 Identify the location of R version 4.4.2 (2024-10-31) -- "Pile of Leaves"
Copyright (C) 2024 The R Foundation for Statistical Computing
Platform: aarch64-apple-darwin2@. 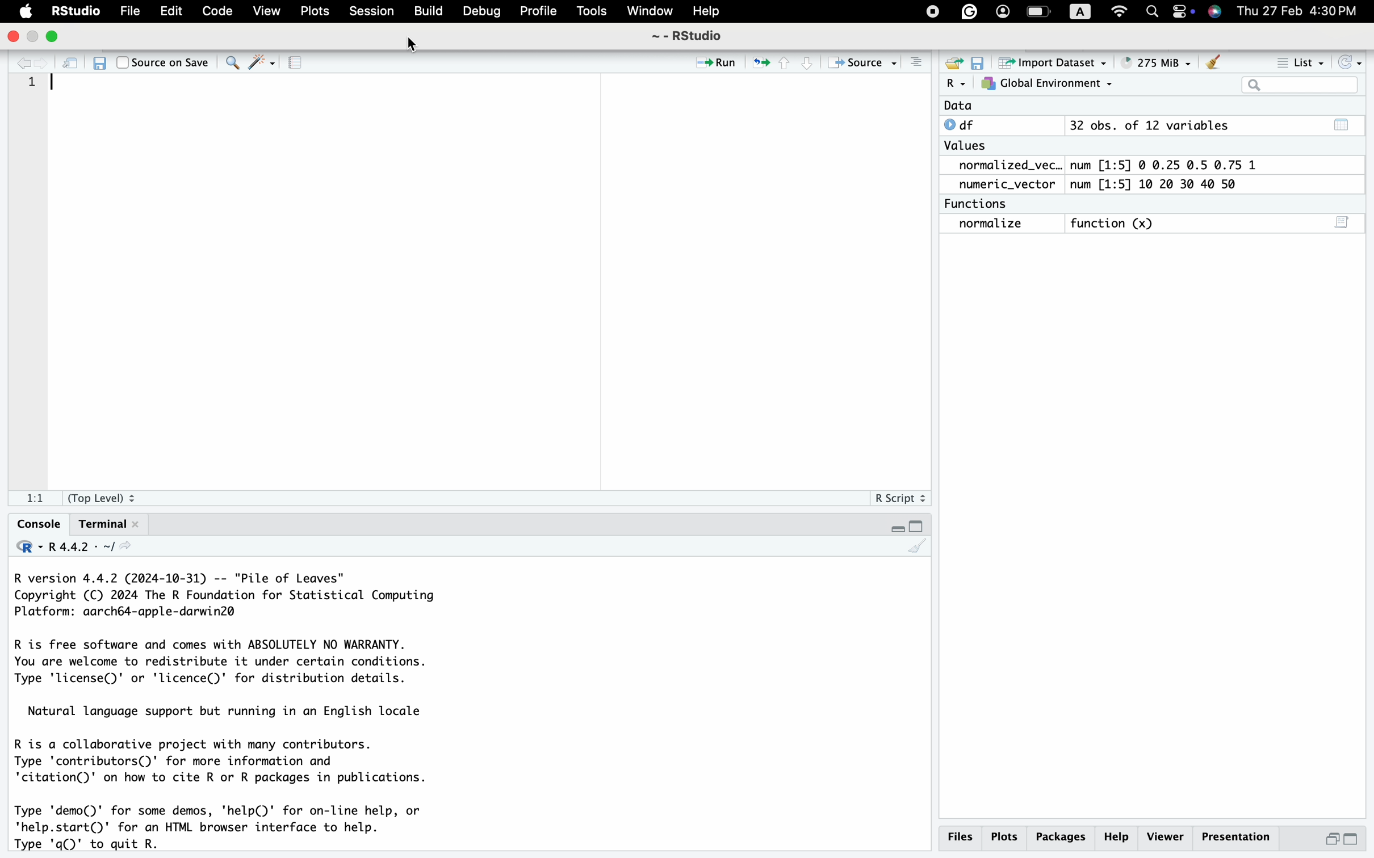
(234, 598).